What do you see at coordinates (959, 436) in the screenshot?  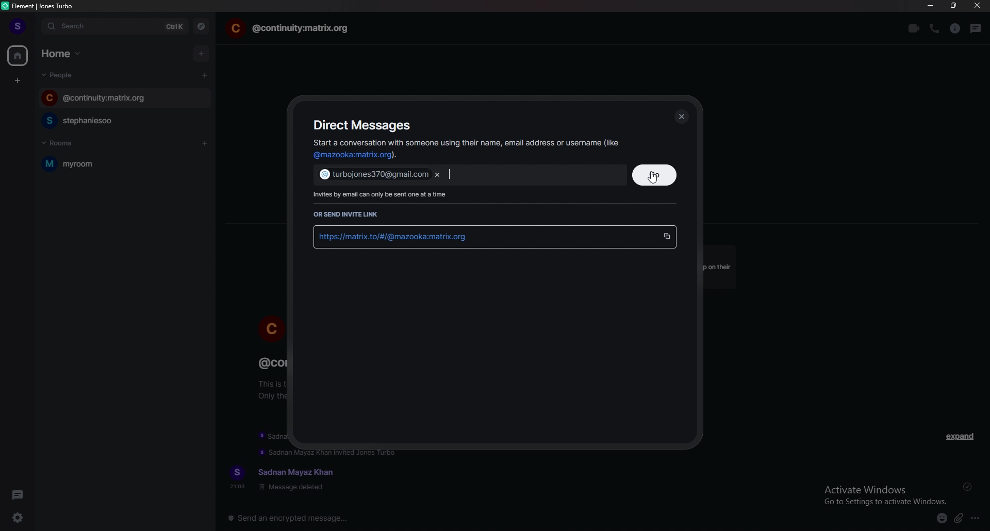 I see `expand` at bounding box center [959, 436].